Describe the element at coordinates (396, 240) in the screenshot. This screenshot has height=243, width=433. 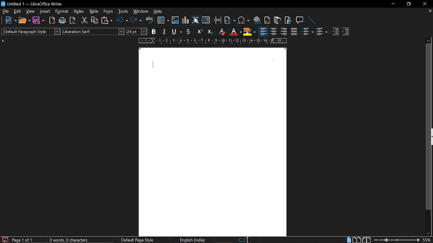
I see `change zoom` at that location.